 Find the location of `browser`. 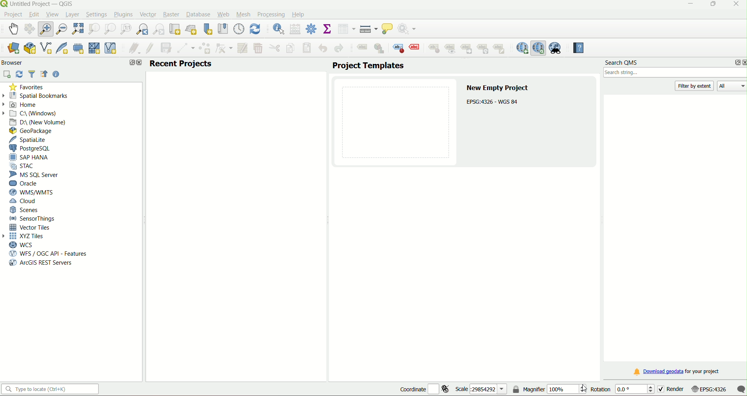

browser is located at coordinates (14, 62).